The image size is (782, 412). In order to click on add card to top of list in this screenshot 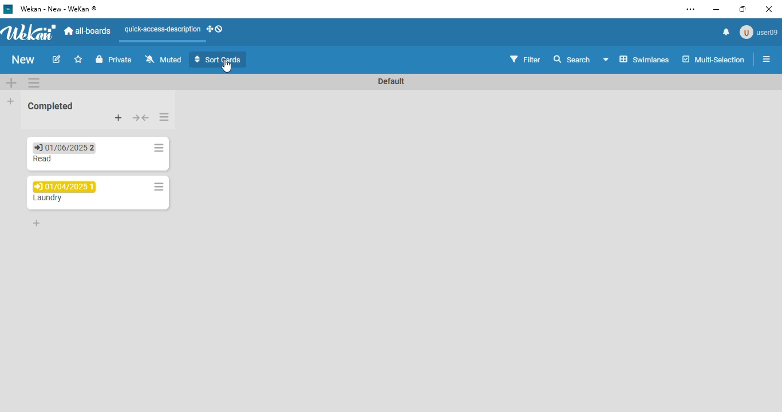, I will do `click(119, 117)`.